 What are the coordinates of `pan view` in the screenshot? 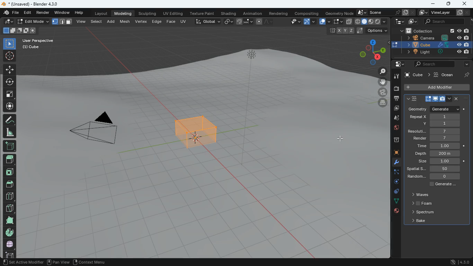 It's located at (13, 262).